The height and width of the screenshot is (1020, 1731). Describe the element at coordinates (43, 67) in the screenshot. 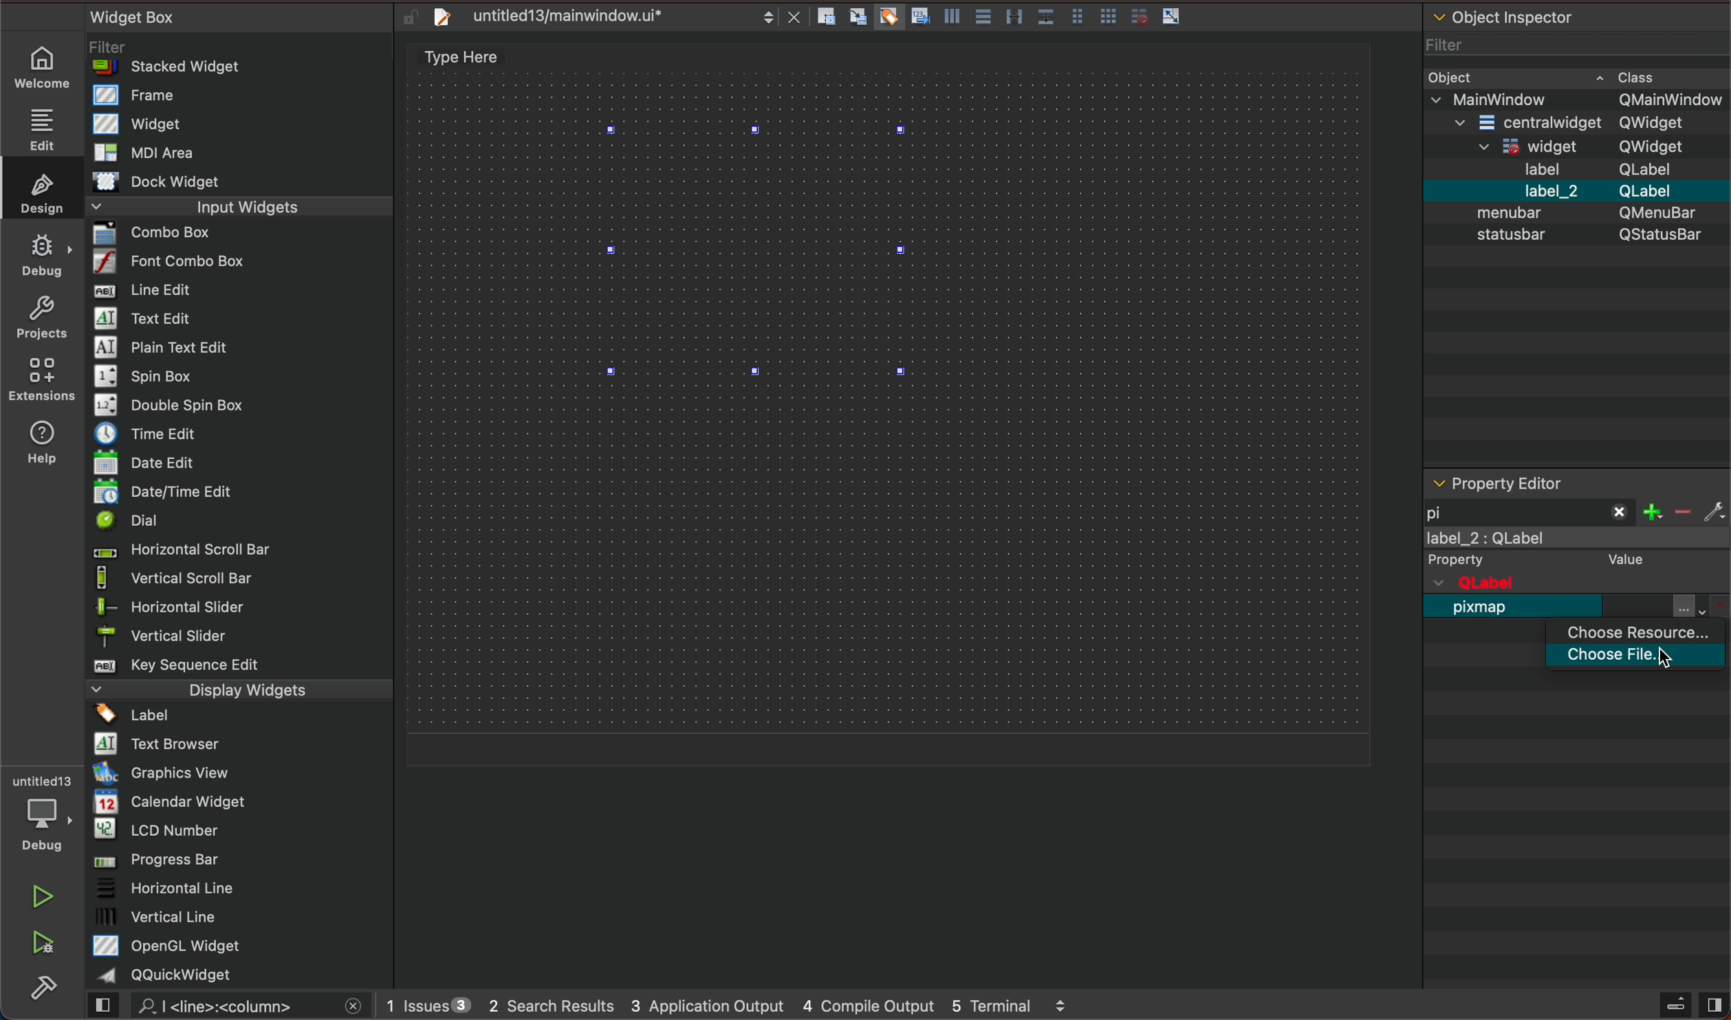

I see `welcome` at that location.